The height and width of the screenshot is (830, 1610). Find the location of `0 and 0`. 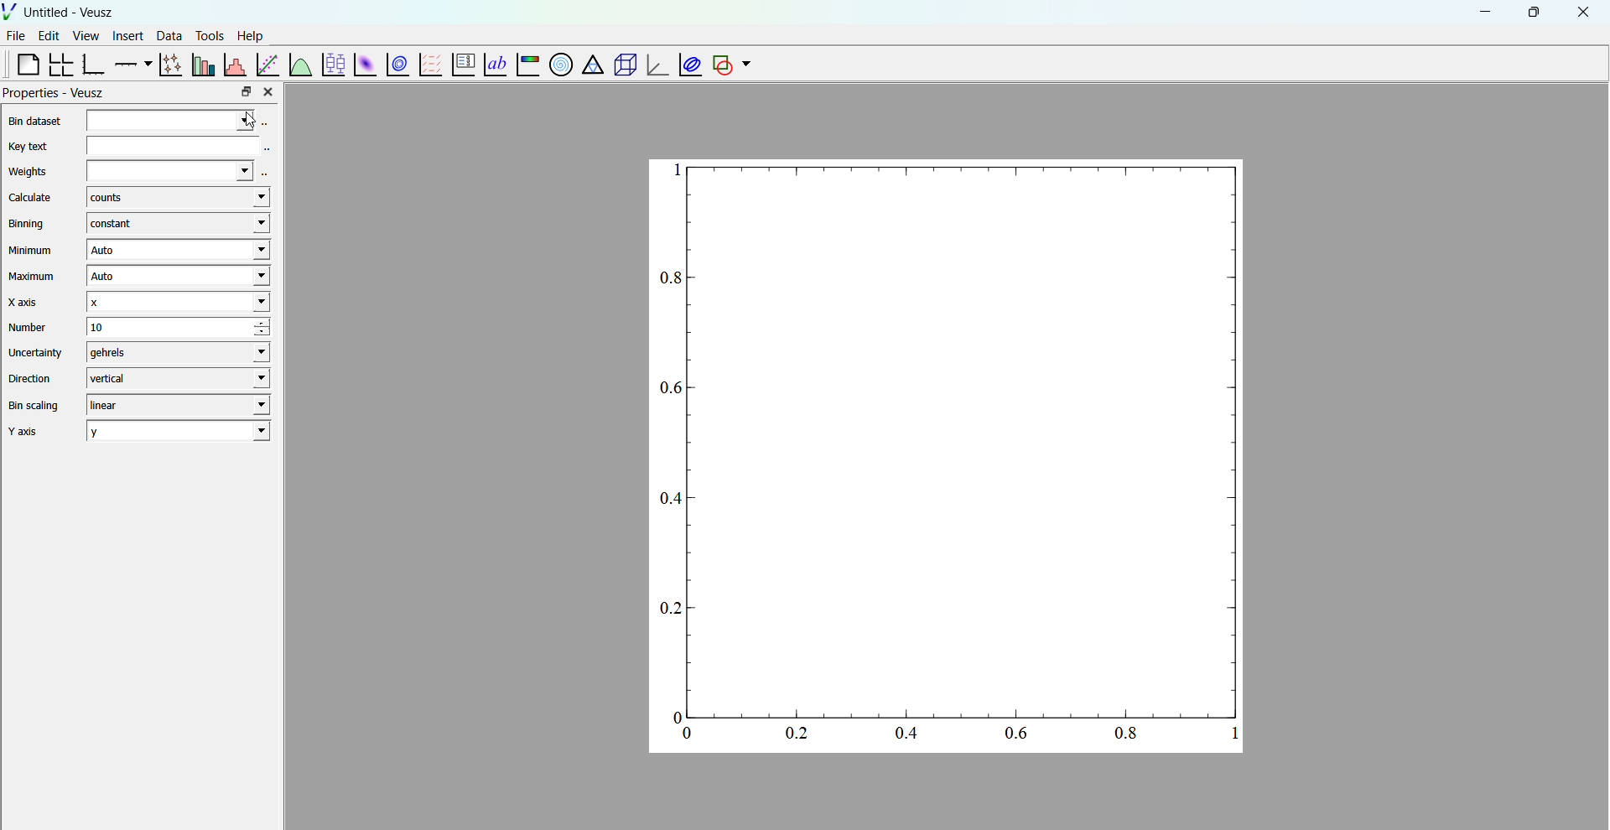

0 and 0 is located at coordinates (683, 726).